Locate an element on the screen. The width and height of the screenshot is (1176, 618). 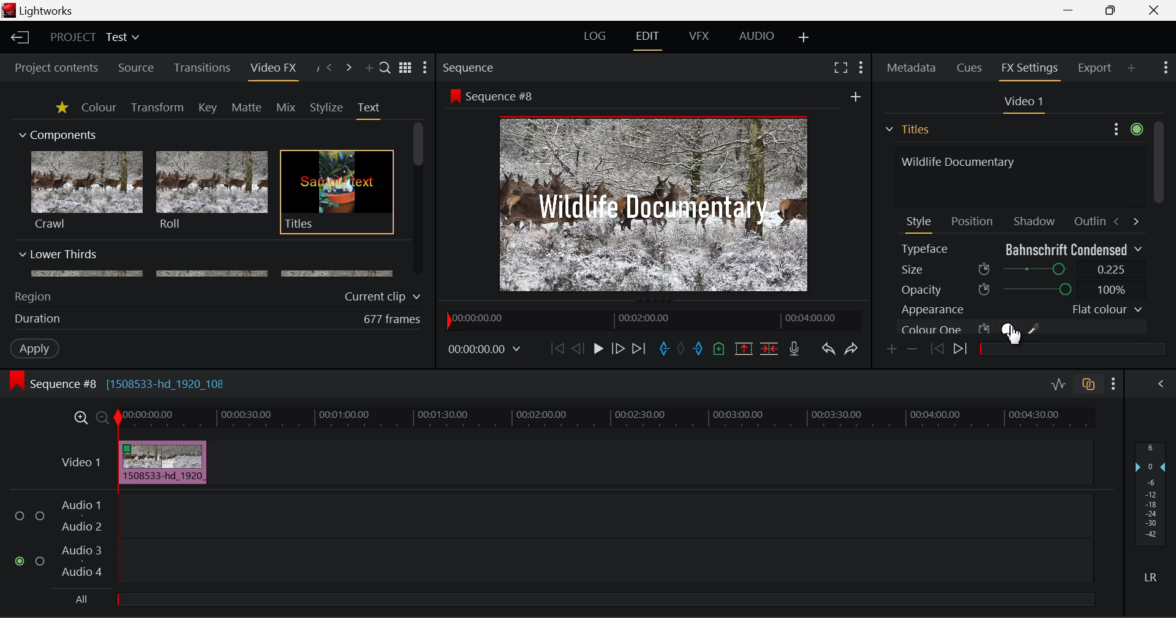
Shadow is located at coordinates (1035, 218).